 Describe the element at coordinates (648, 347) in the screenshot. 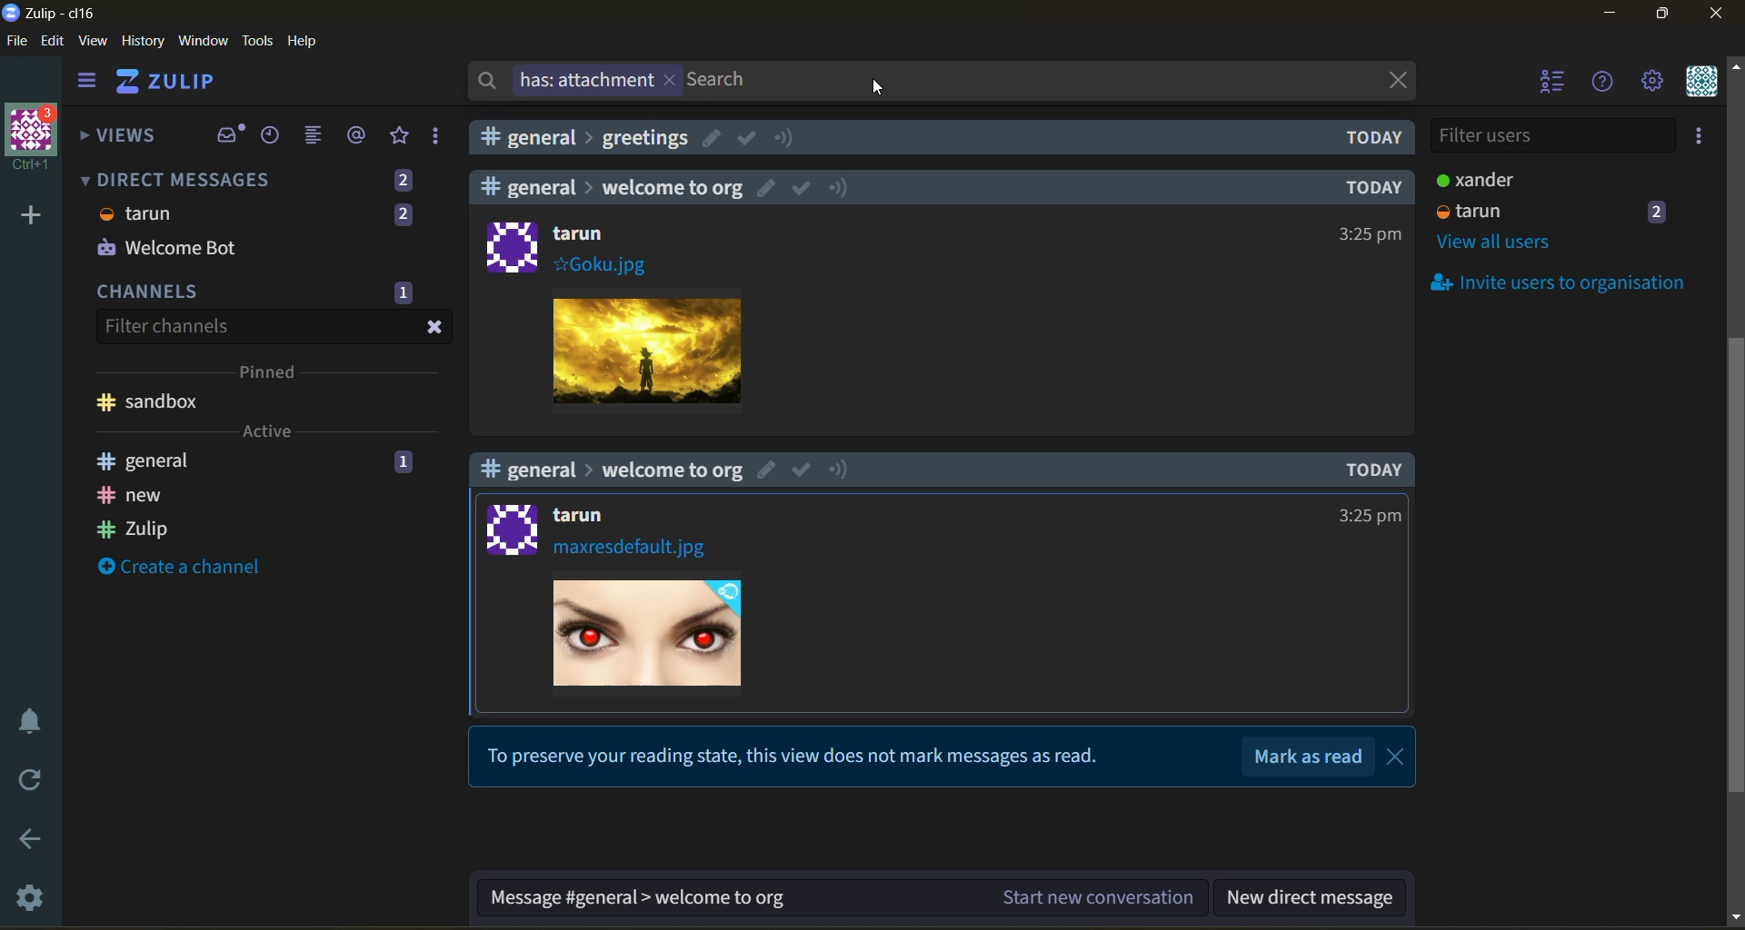

I see `Image` at that location.